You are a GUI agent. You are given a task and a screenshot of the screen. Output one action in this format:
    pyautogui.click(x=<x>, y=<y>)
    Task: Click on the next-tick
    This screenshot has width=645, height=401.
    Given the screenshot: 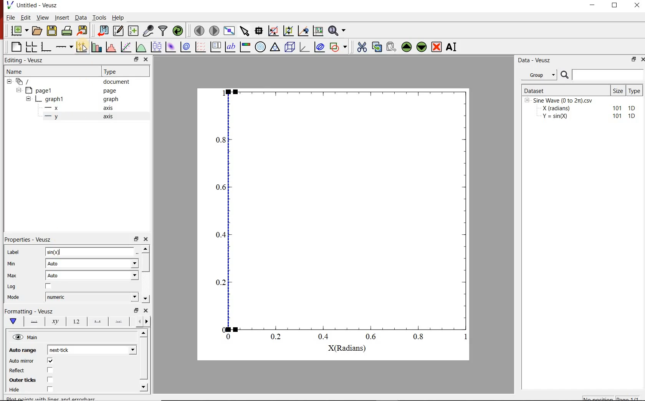 What is the action you would take?
    pyautogui.click(x=91, y=349)
    